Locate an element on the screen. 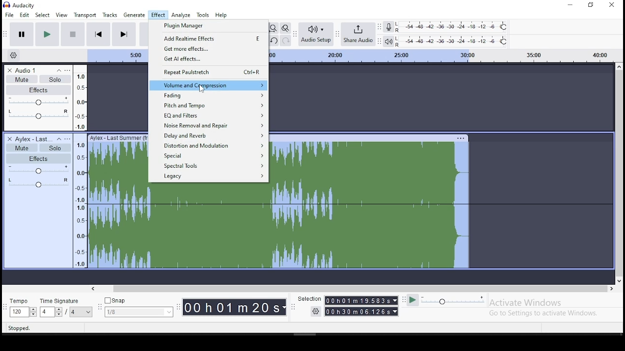  generate is located at coordinates (135, 15).